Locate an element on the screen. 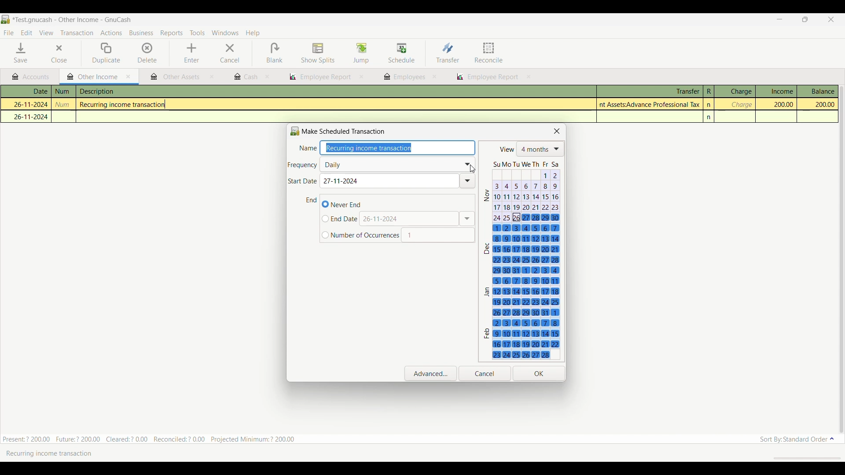 This screenshot has width=845, height=475. close is located at coordinates (212, 78).